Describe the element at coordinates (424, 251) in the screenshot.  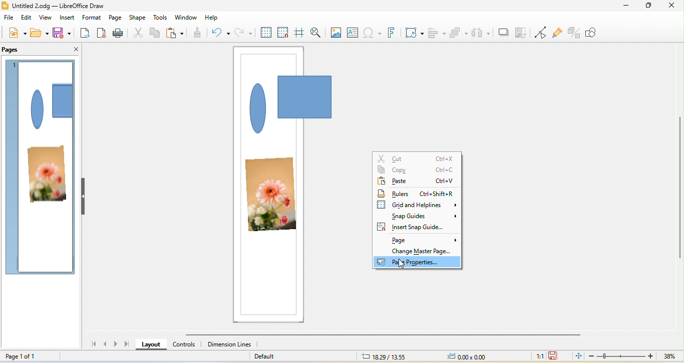
I see `change master page` at that location.